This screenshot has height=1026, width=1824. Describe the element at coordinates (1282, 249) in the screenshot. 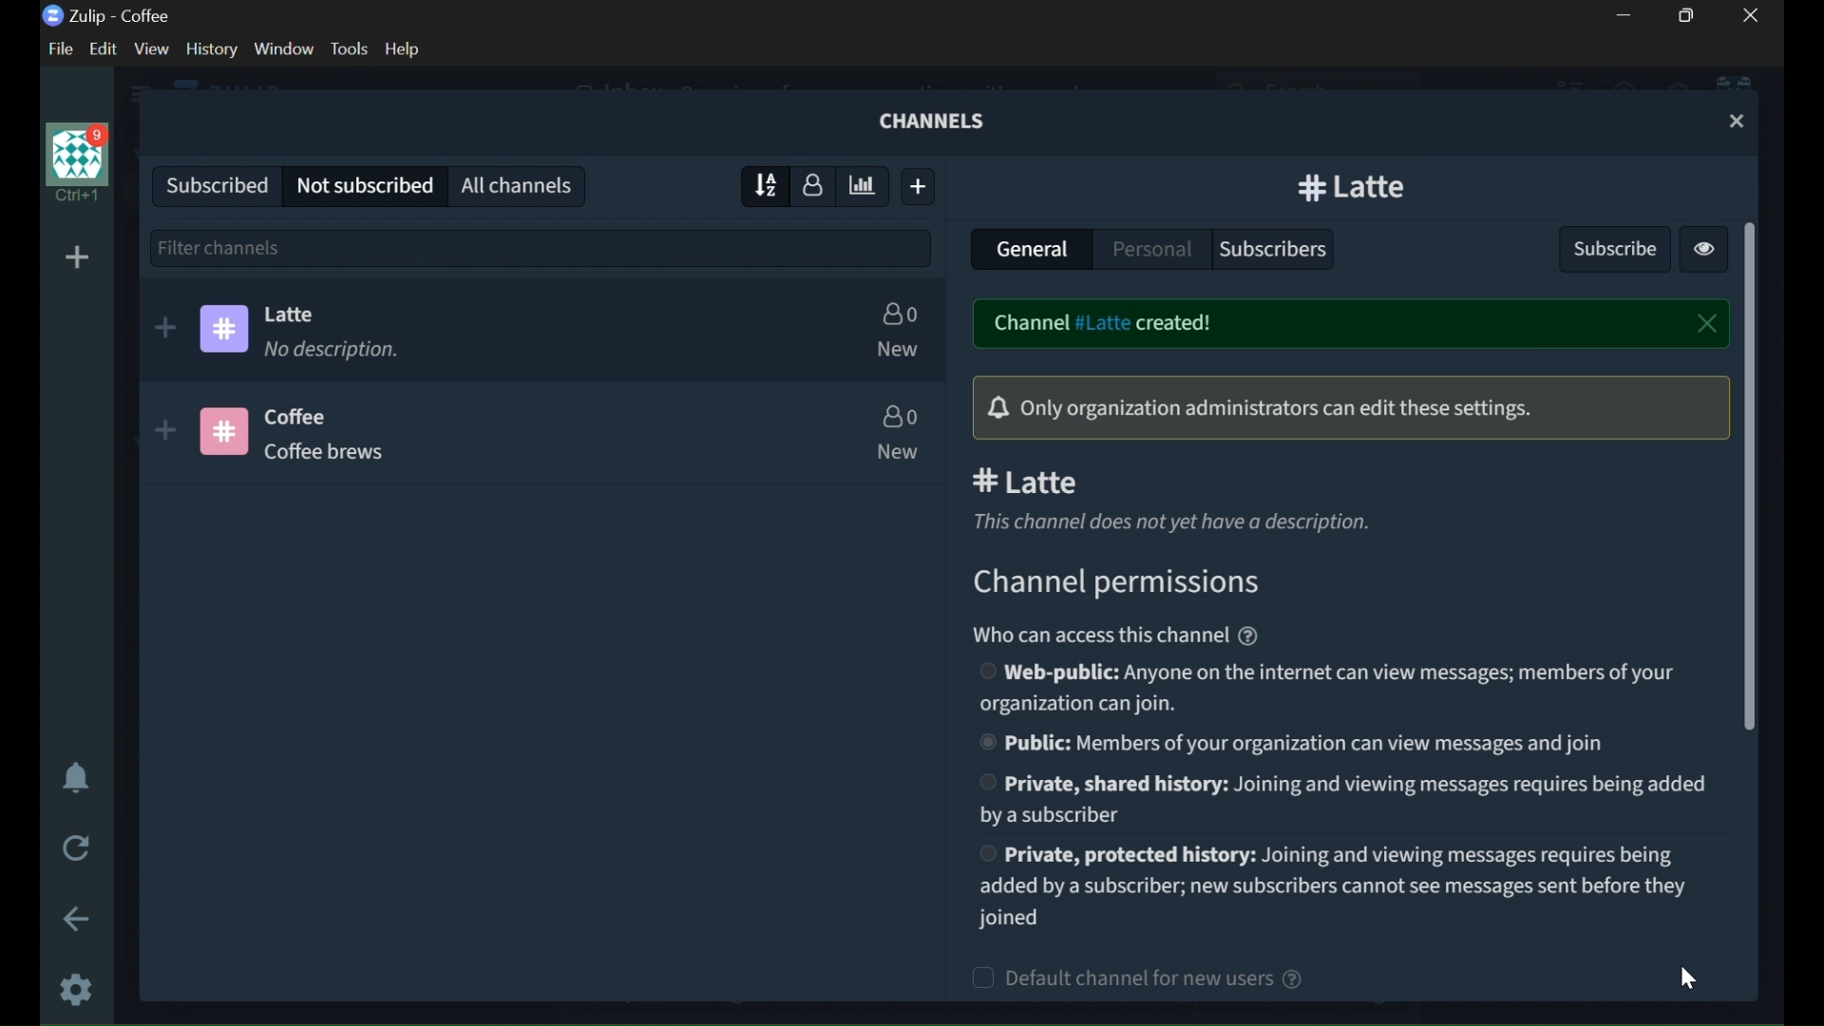

I see `SUBSCRIBERS` at that location.